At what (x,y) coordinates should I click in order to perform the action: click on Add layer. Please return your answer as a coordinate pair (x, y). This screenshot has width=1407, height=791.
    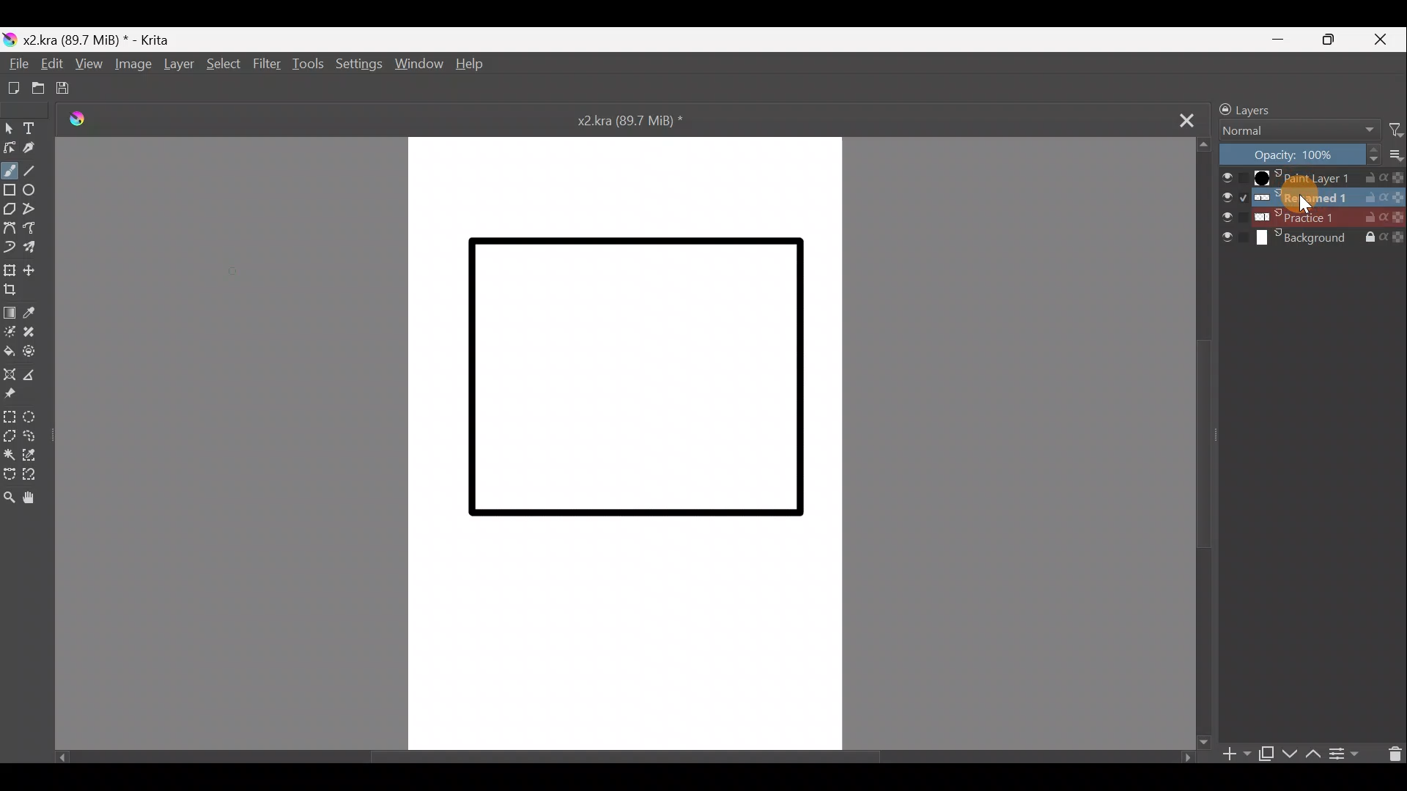
    Looking at the image, I should click on (1236, 755).